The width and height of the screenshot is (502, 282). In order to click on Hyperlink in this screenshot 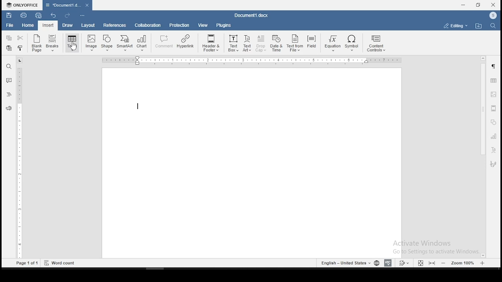, I will do `click(186, 42)`.